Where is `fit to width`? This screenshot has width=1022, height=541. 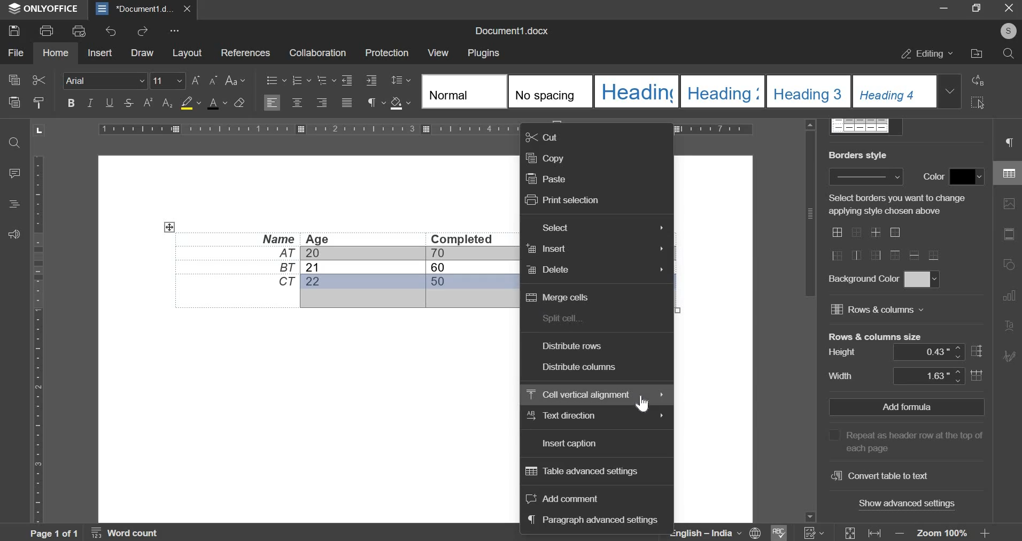 fit to width is located at coordinates (875, 534).